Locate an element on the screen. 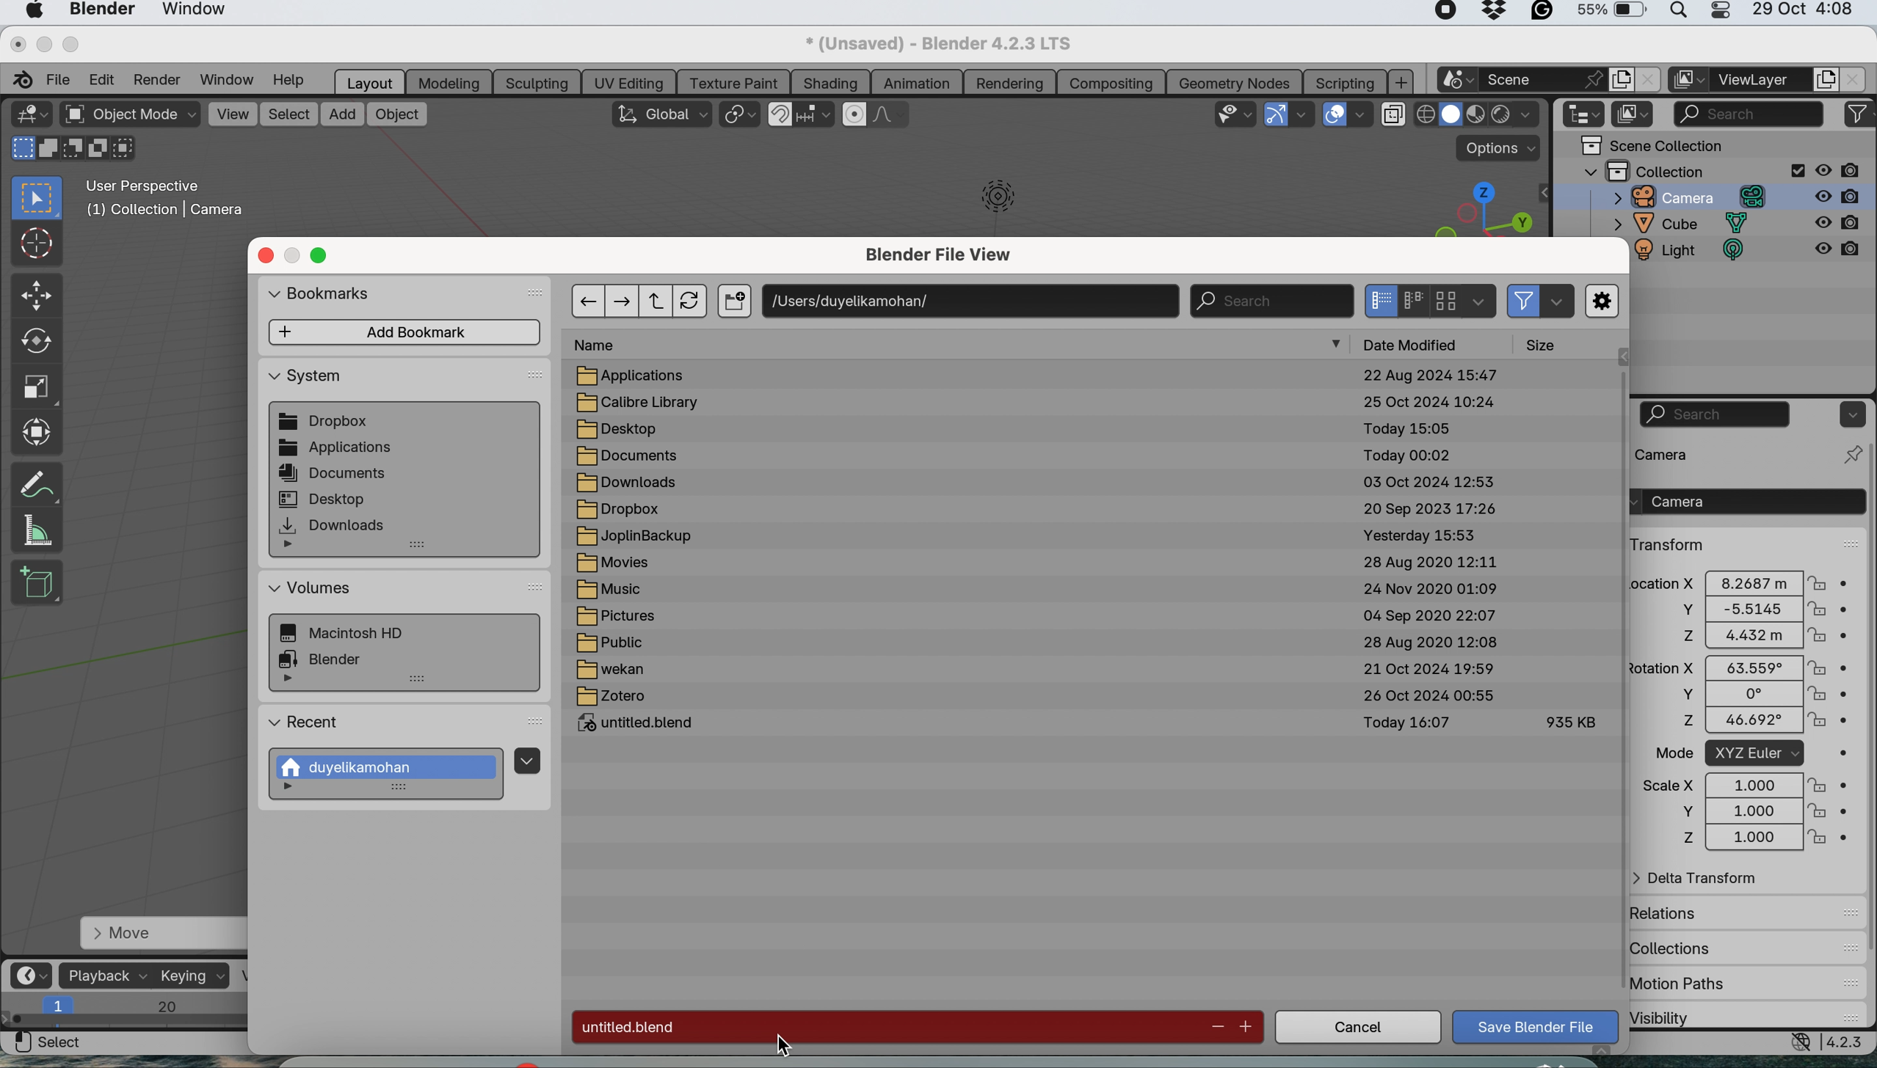  display mode is located at coordinates (1409, 300).